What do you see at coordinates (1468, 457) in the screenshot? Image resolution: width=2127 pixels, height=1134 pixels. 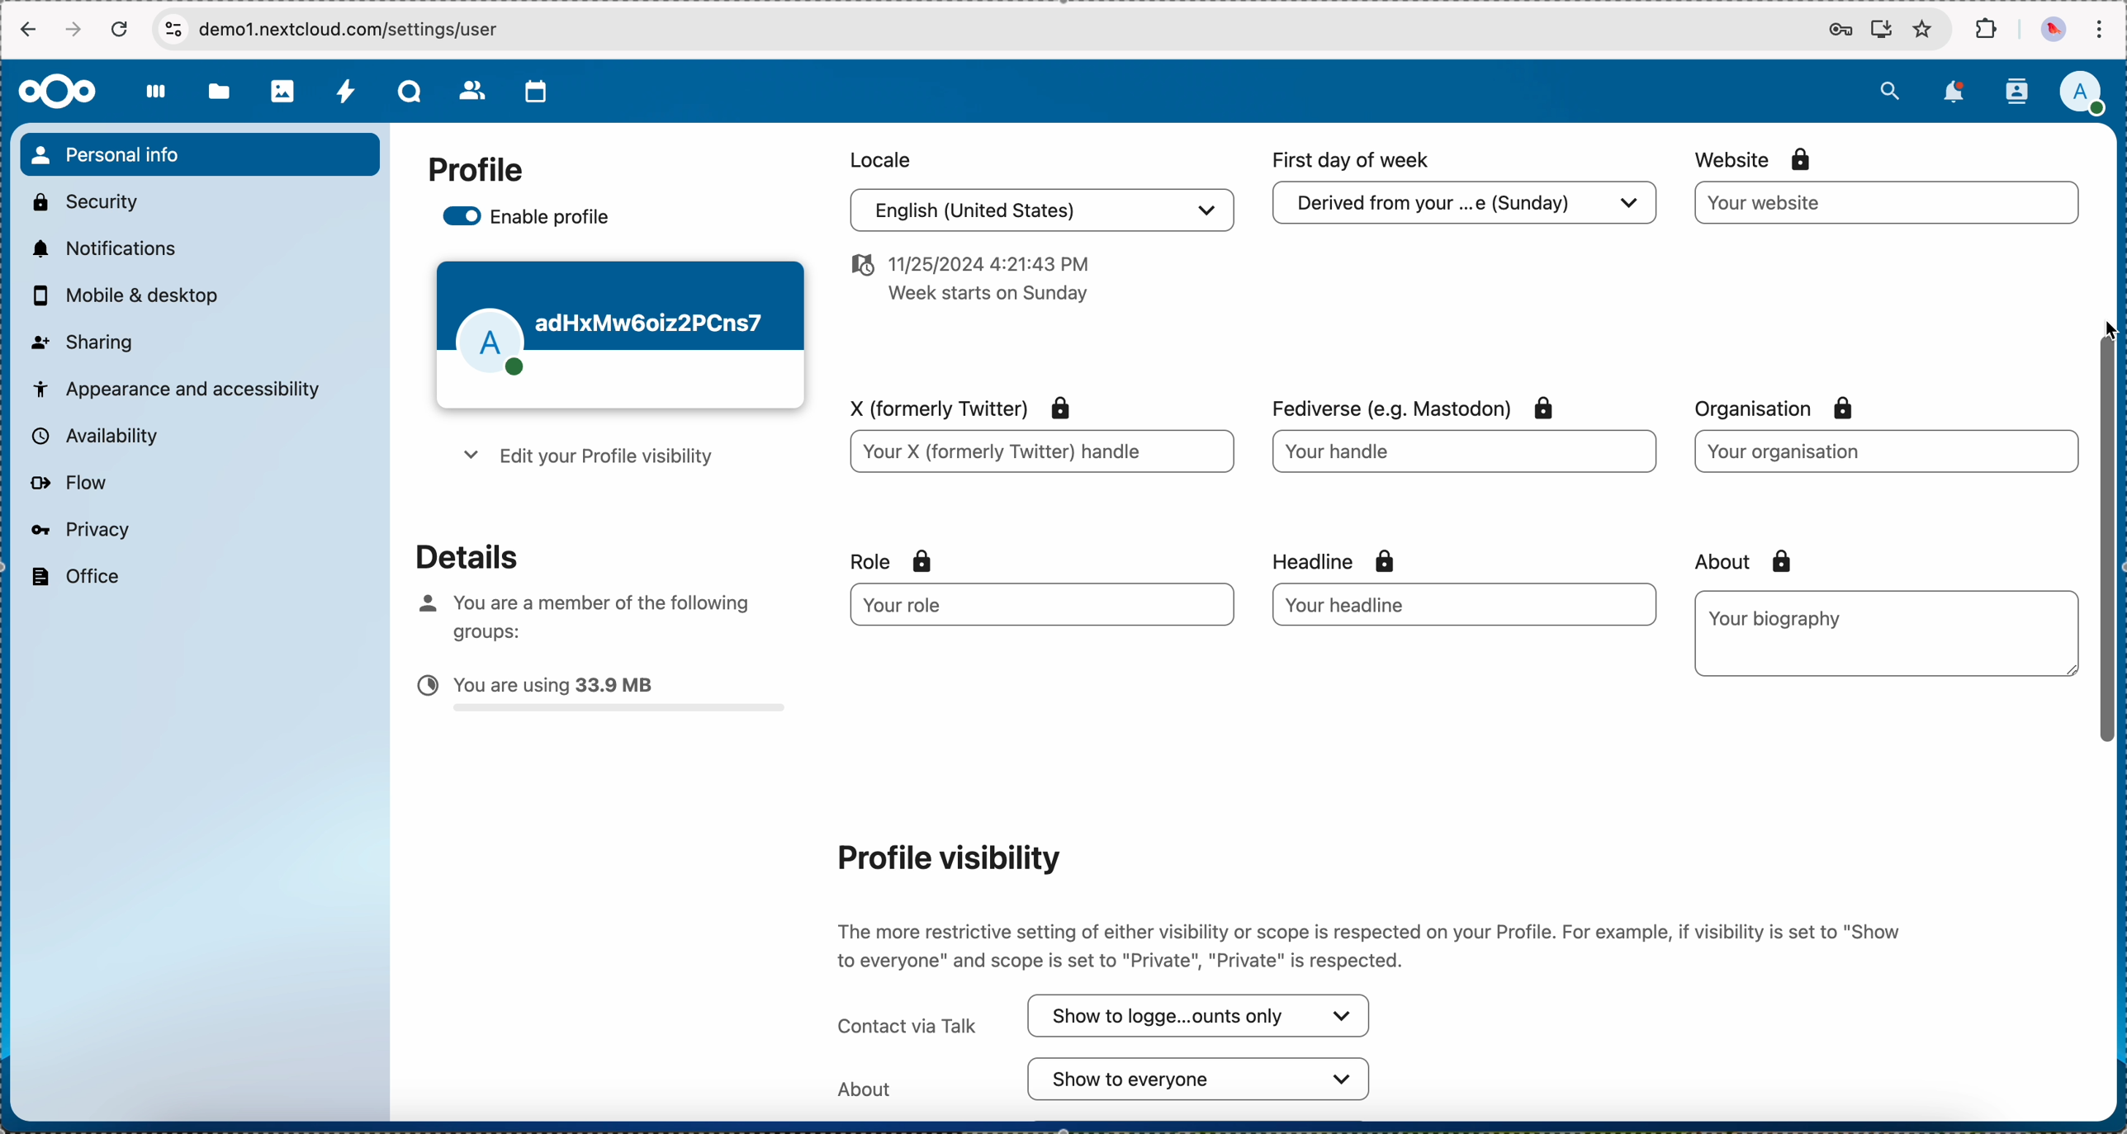 I see `your handle` at bounding box center [1468, 457].